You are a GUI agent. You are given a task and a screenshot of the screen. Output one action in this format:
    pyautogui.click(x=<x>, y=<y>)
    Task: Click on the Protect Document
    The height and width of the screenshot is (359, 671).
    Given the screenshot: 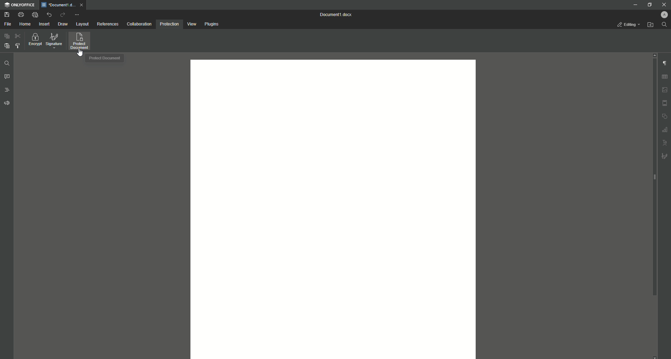 What is the action you would take?
    pyautogui.click(x=81, y=41)
    